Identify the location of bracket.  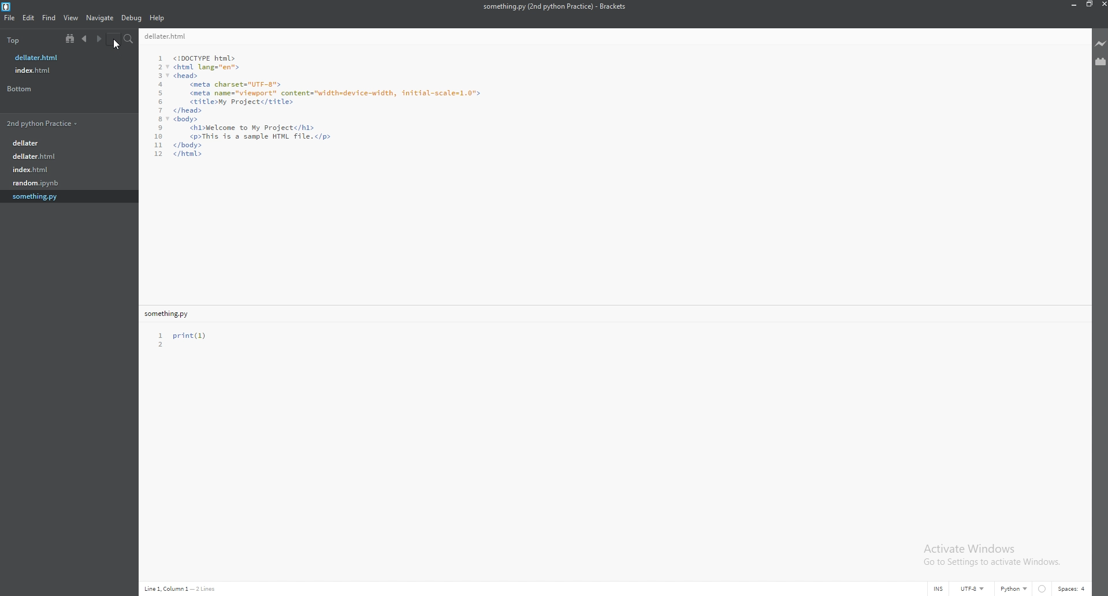
(9, 6).